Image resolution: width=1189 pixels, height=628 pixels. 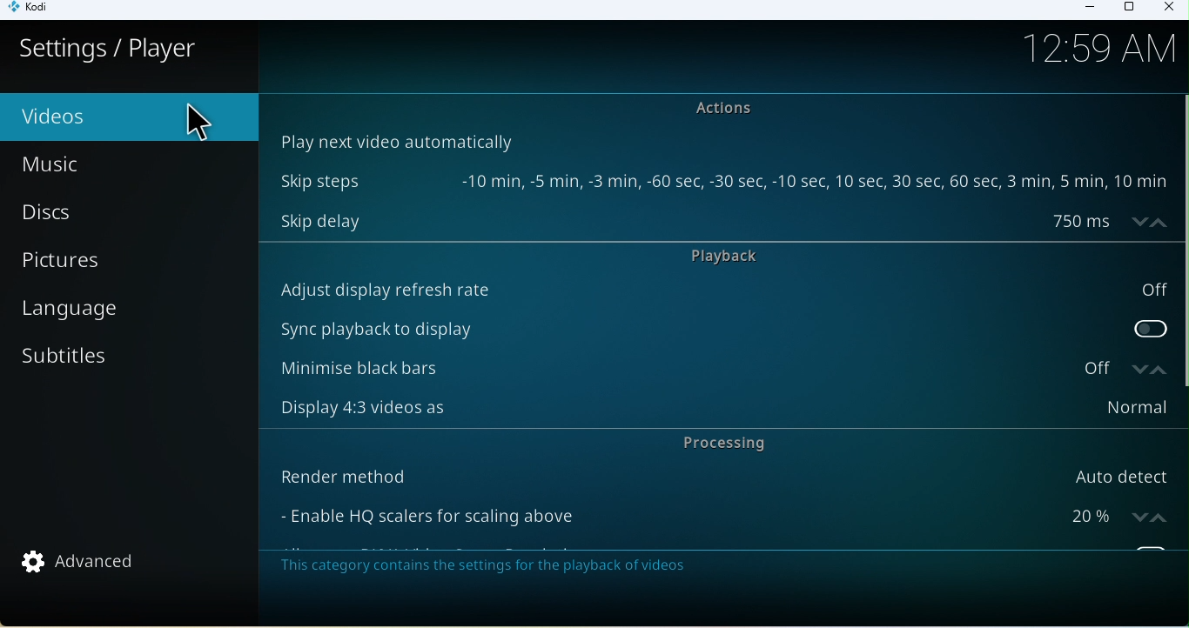 I want to click on Processing, so click(x=719, y=444).